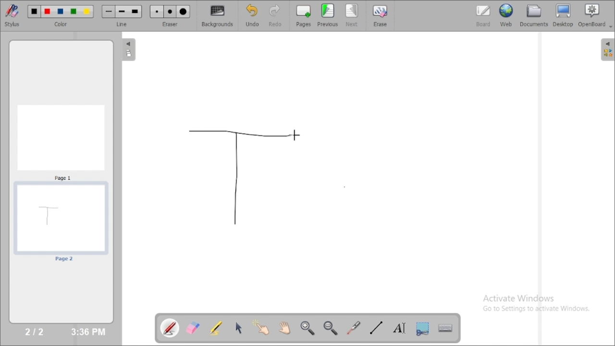 This screenshot has height=346, width=615. What do you see at coordinates (123, 12) in the screenshot?
I see `Medium line` at bounding box center [123, 12].